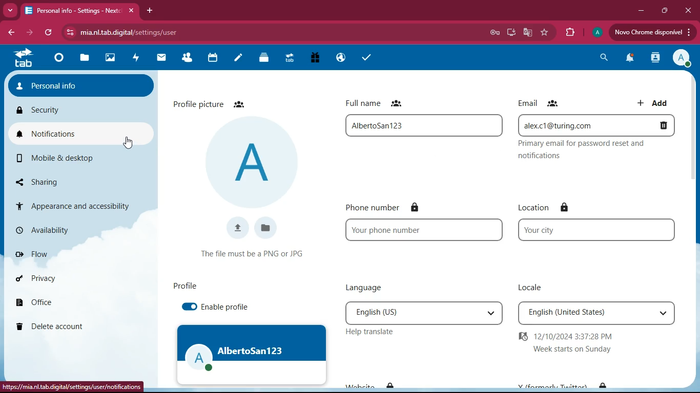 The width and height of the screenshot is (700, 393). I want to click on email, so click(543, 102).